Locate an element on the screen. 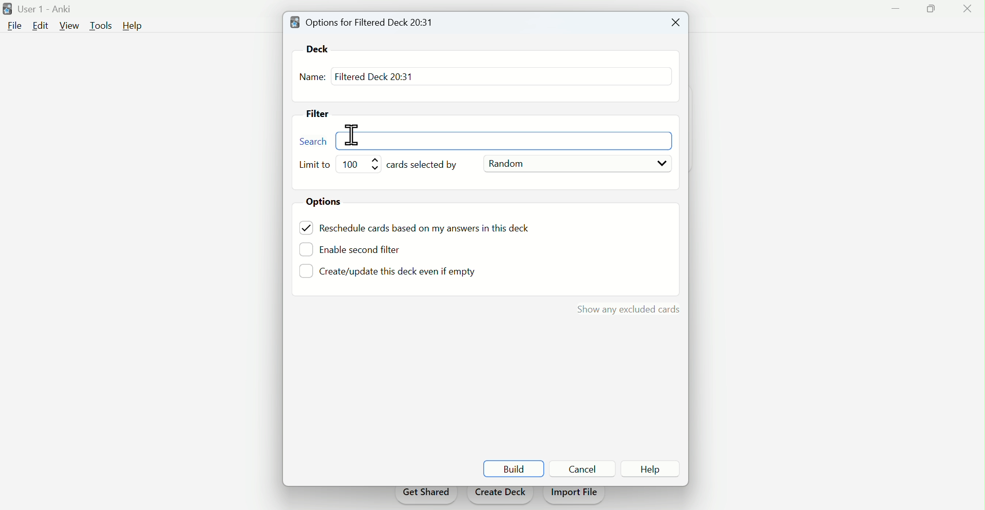 The image size is (985, 510). Edit is located at coordinates (40, 25).